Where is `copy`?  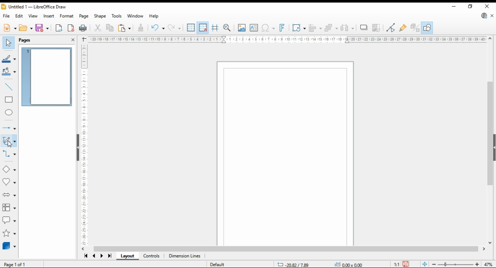 copy is located at coordinates (110, 27).